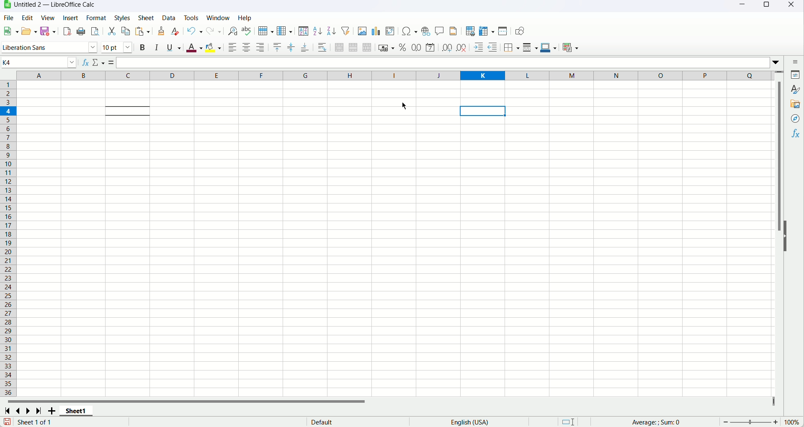 Image resolution: width=804 pixels, height=427 pixels. What do you see at coordinates (126, 111) in the screenshot?
I see `Cell with top and bottom border` at bounding box center [126, 111].